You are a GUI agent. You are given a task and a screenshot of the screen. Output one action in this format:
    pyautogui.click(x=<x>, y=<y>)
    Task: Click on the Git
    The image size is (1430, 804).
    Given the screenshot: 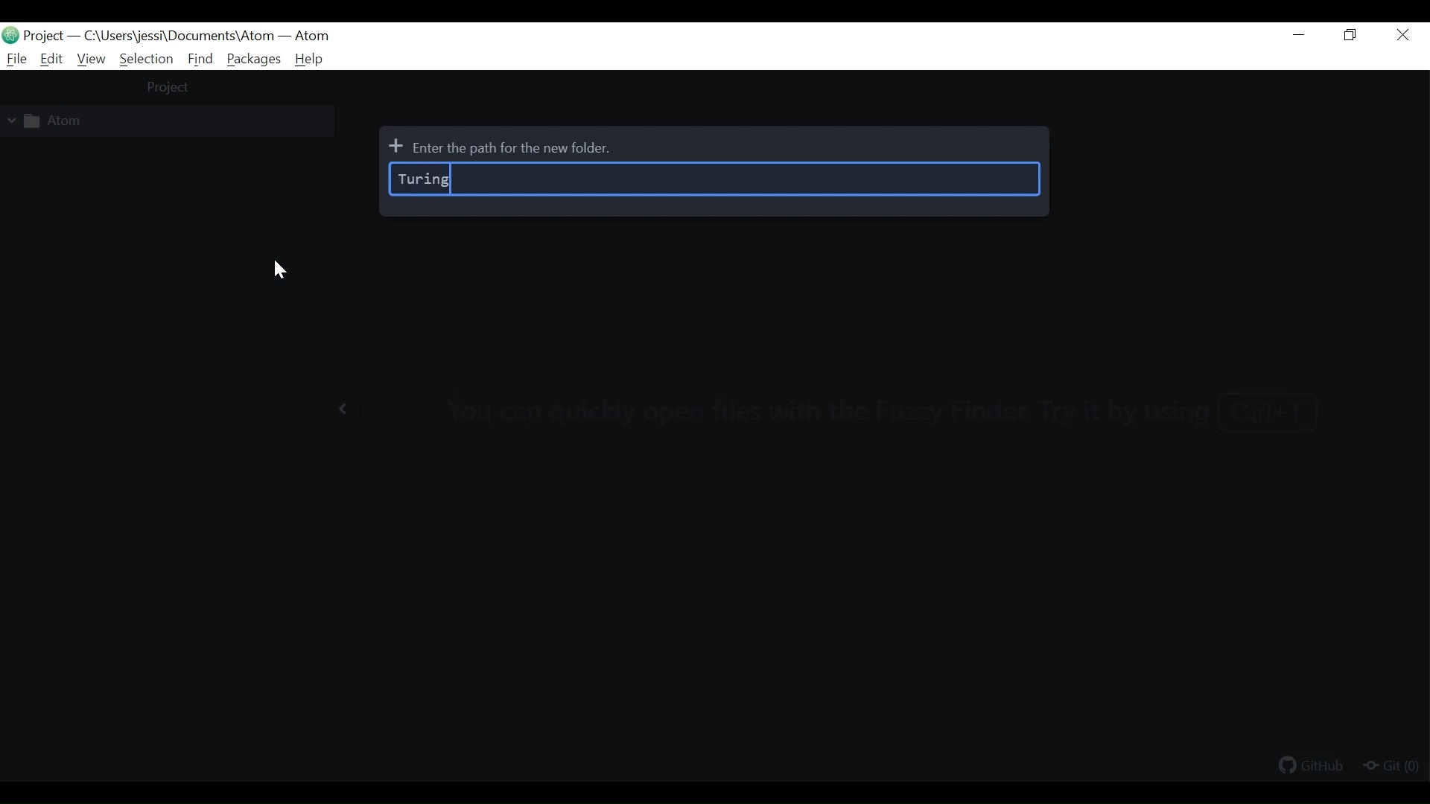 What is the action you would take?
    pyautogui.click(x=1391, y=767)
    